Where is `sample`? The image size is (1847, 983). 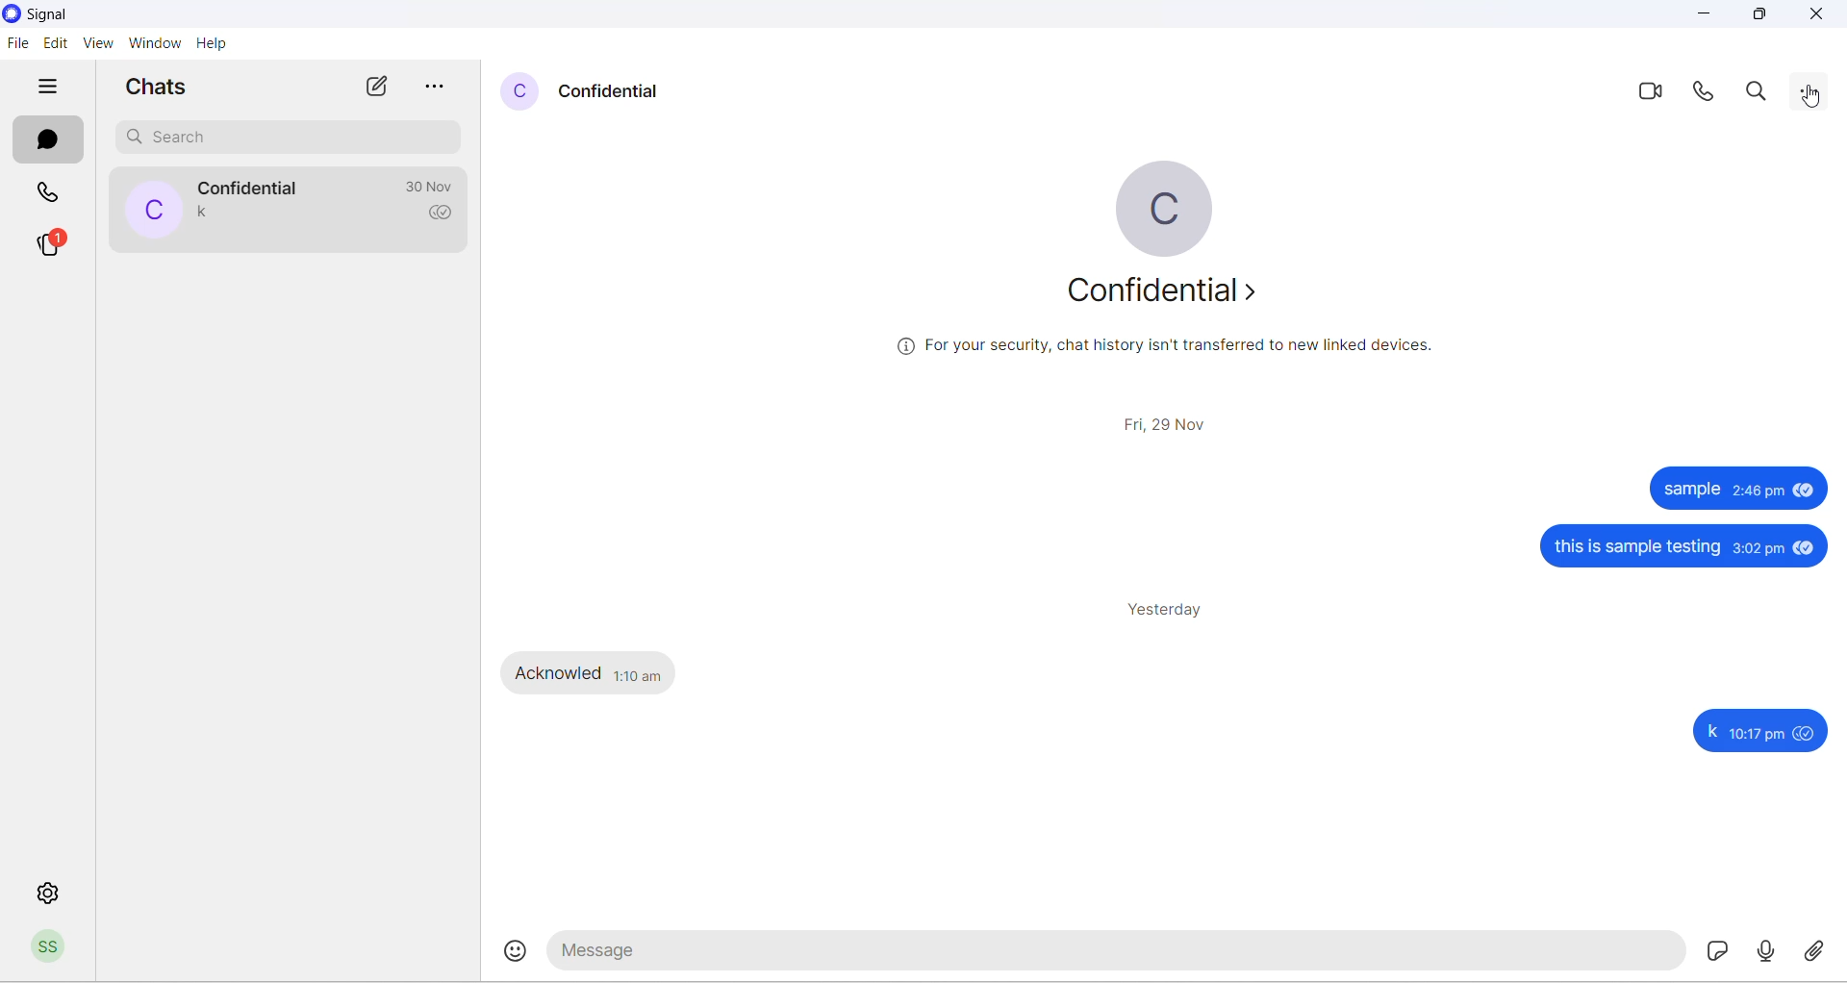
sample is located at coordinates (1689, 490).